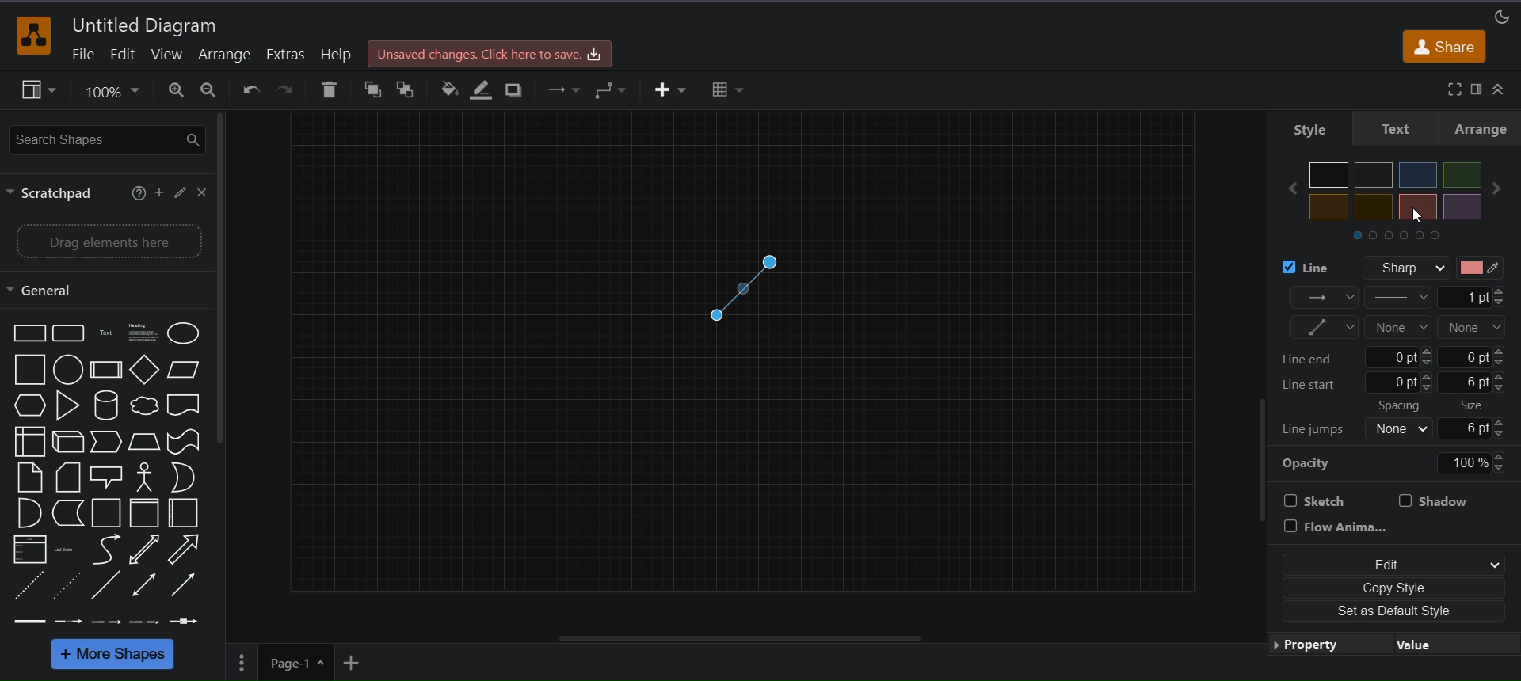  What do you see at coordinates (1473, 327) in the screenshot?
I see `line end` at bounding box center [1473, 327].